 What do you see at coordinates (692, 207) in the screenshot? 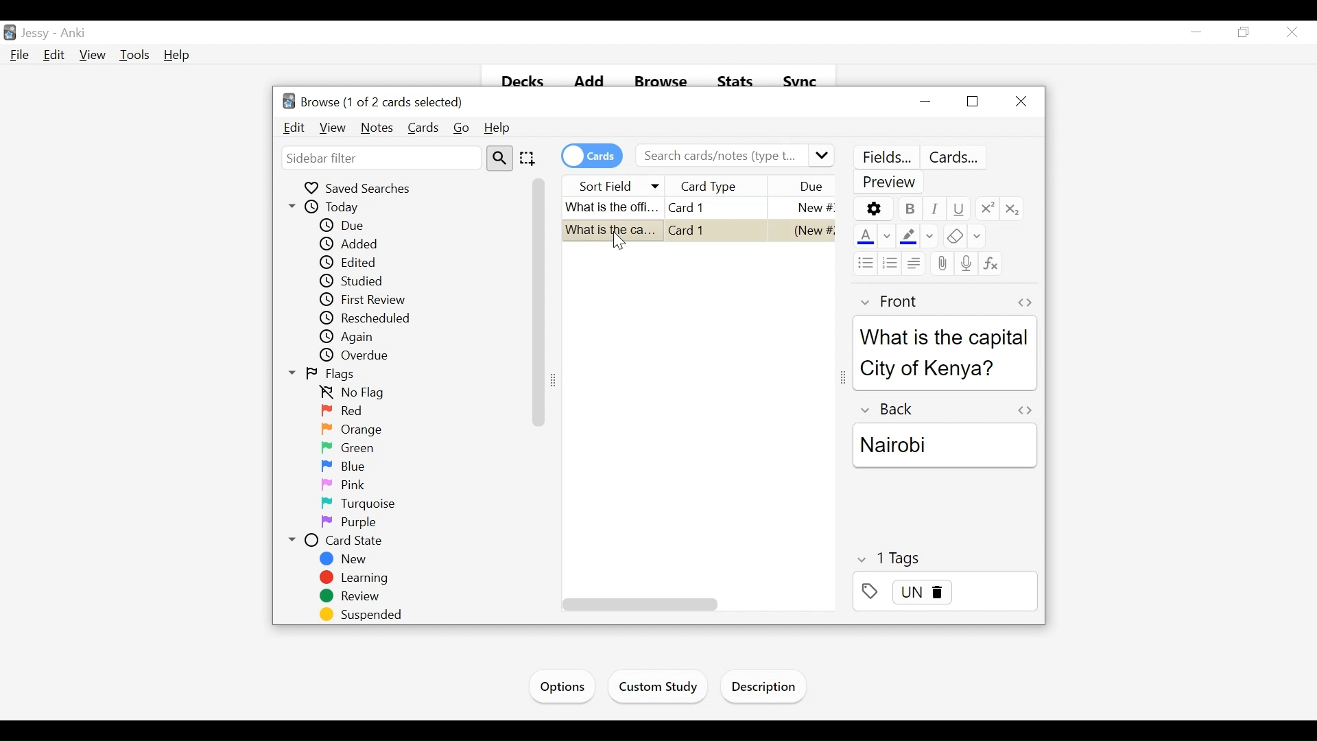
I see `Card` at bounding box center [692, 207].